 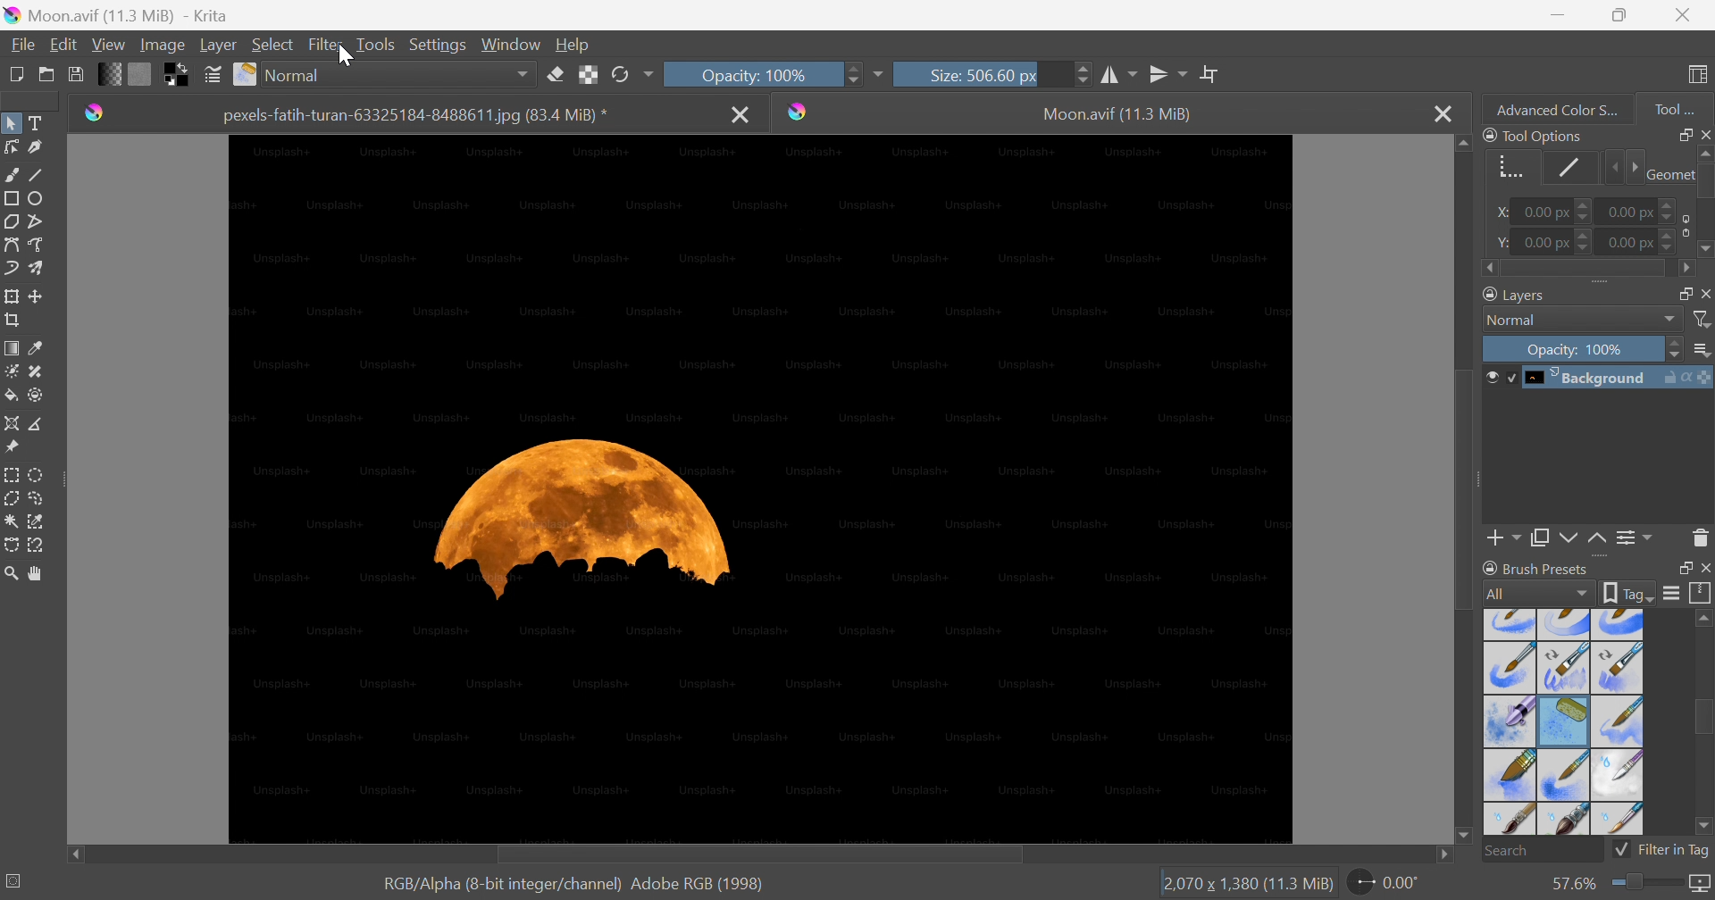 I want to click on Freehand path tool, so click(x=37, y=245).